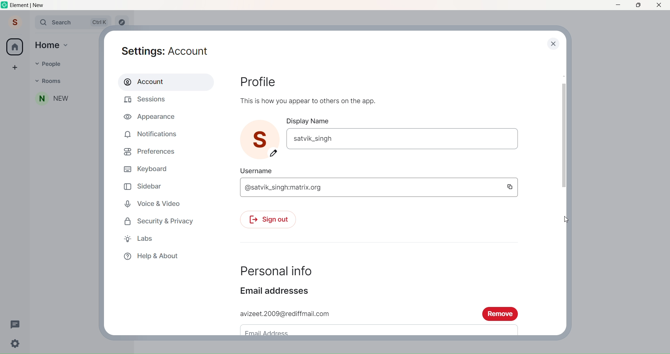  I want to click on Minimize, so click(618, 5).